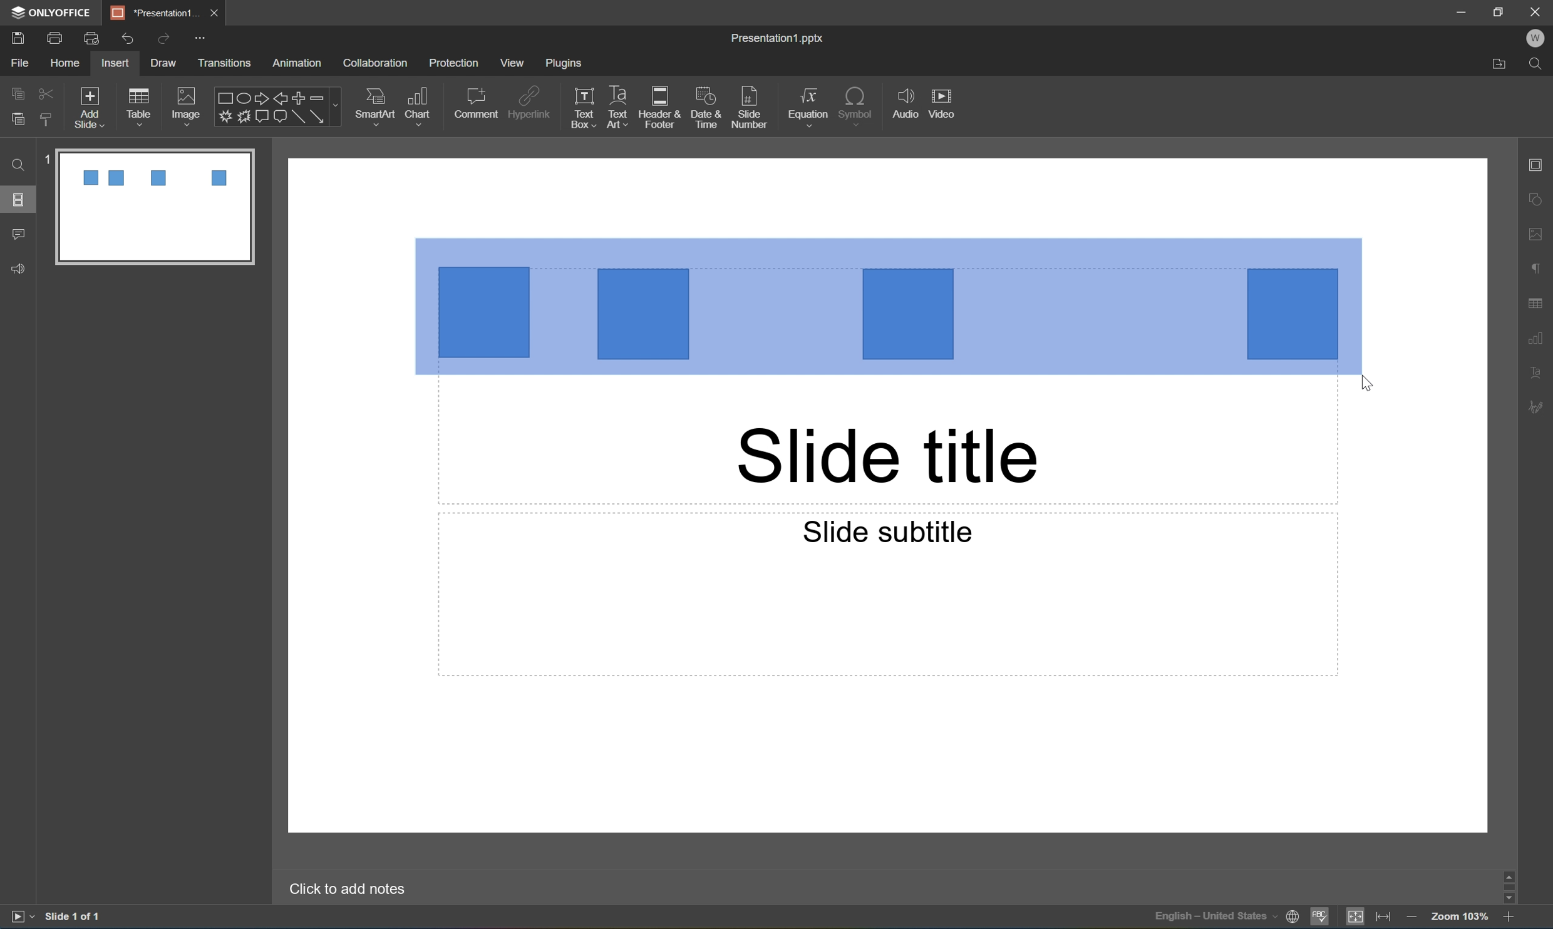 The width and height of the screenshot is (1553, 929). I want to click on add slide, so click(91, 105).